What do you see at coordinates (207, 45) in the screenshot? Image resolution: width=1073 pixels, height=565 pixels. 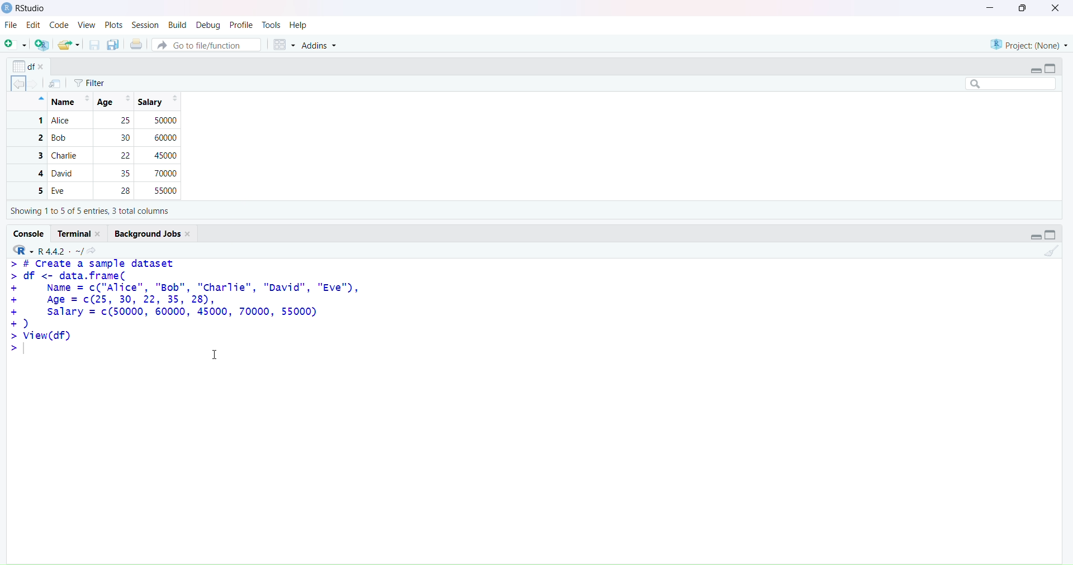 I see `go to file/function` at bounding box center [207, 45].